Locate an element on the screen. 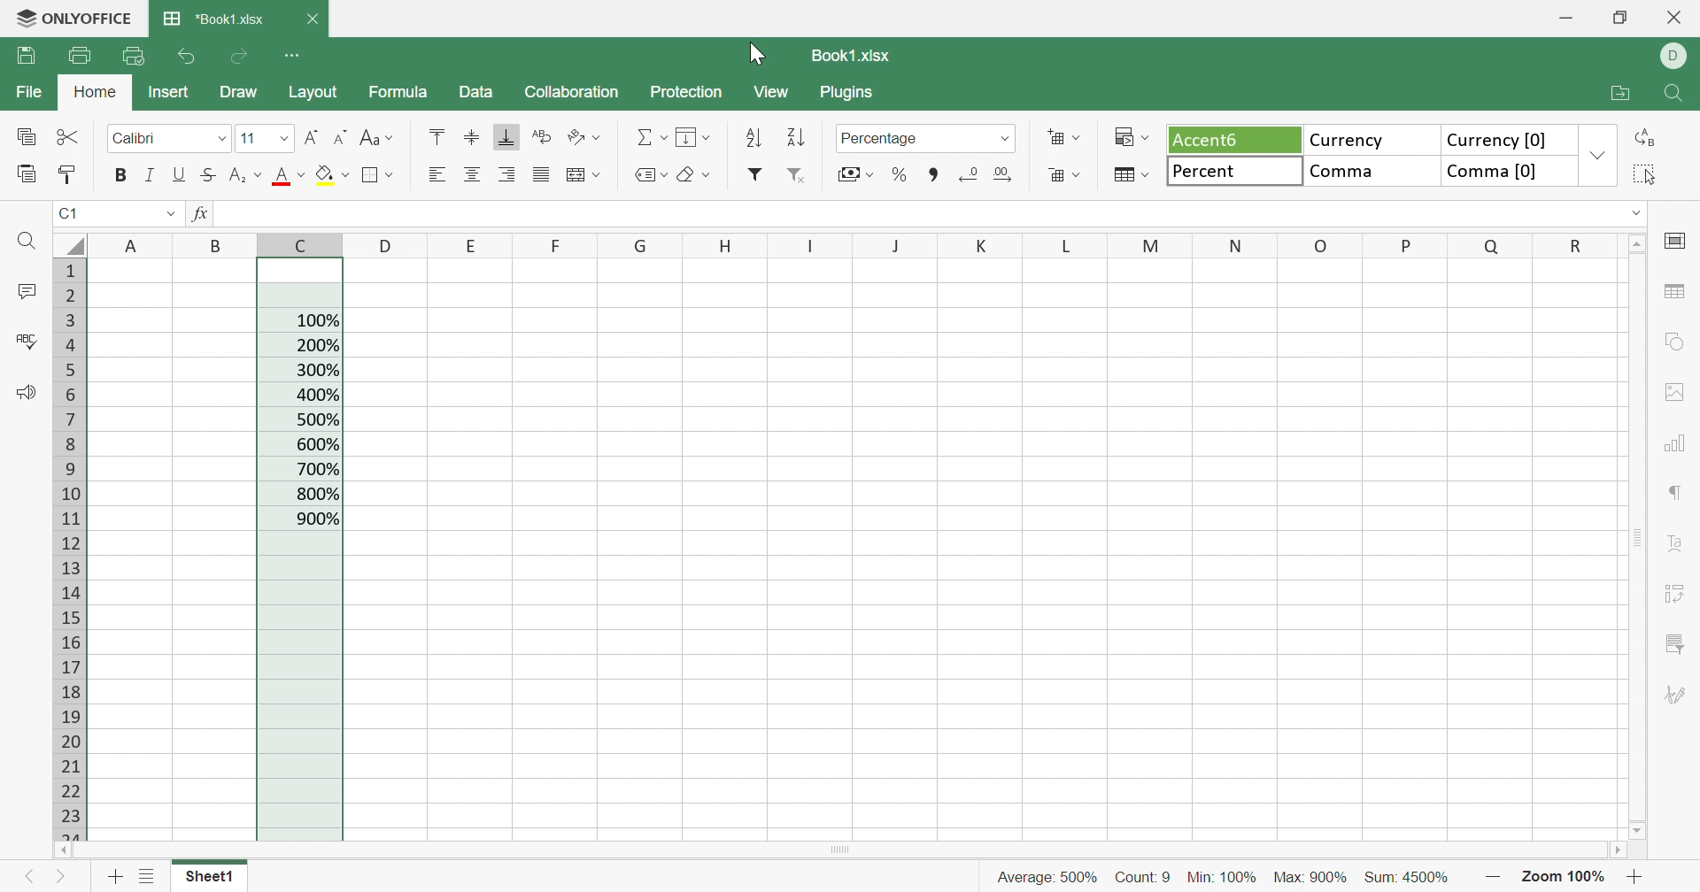 The image size is (1700, 892). Drop Down is located at coordinates (169, 214).